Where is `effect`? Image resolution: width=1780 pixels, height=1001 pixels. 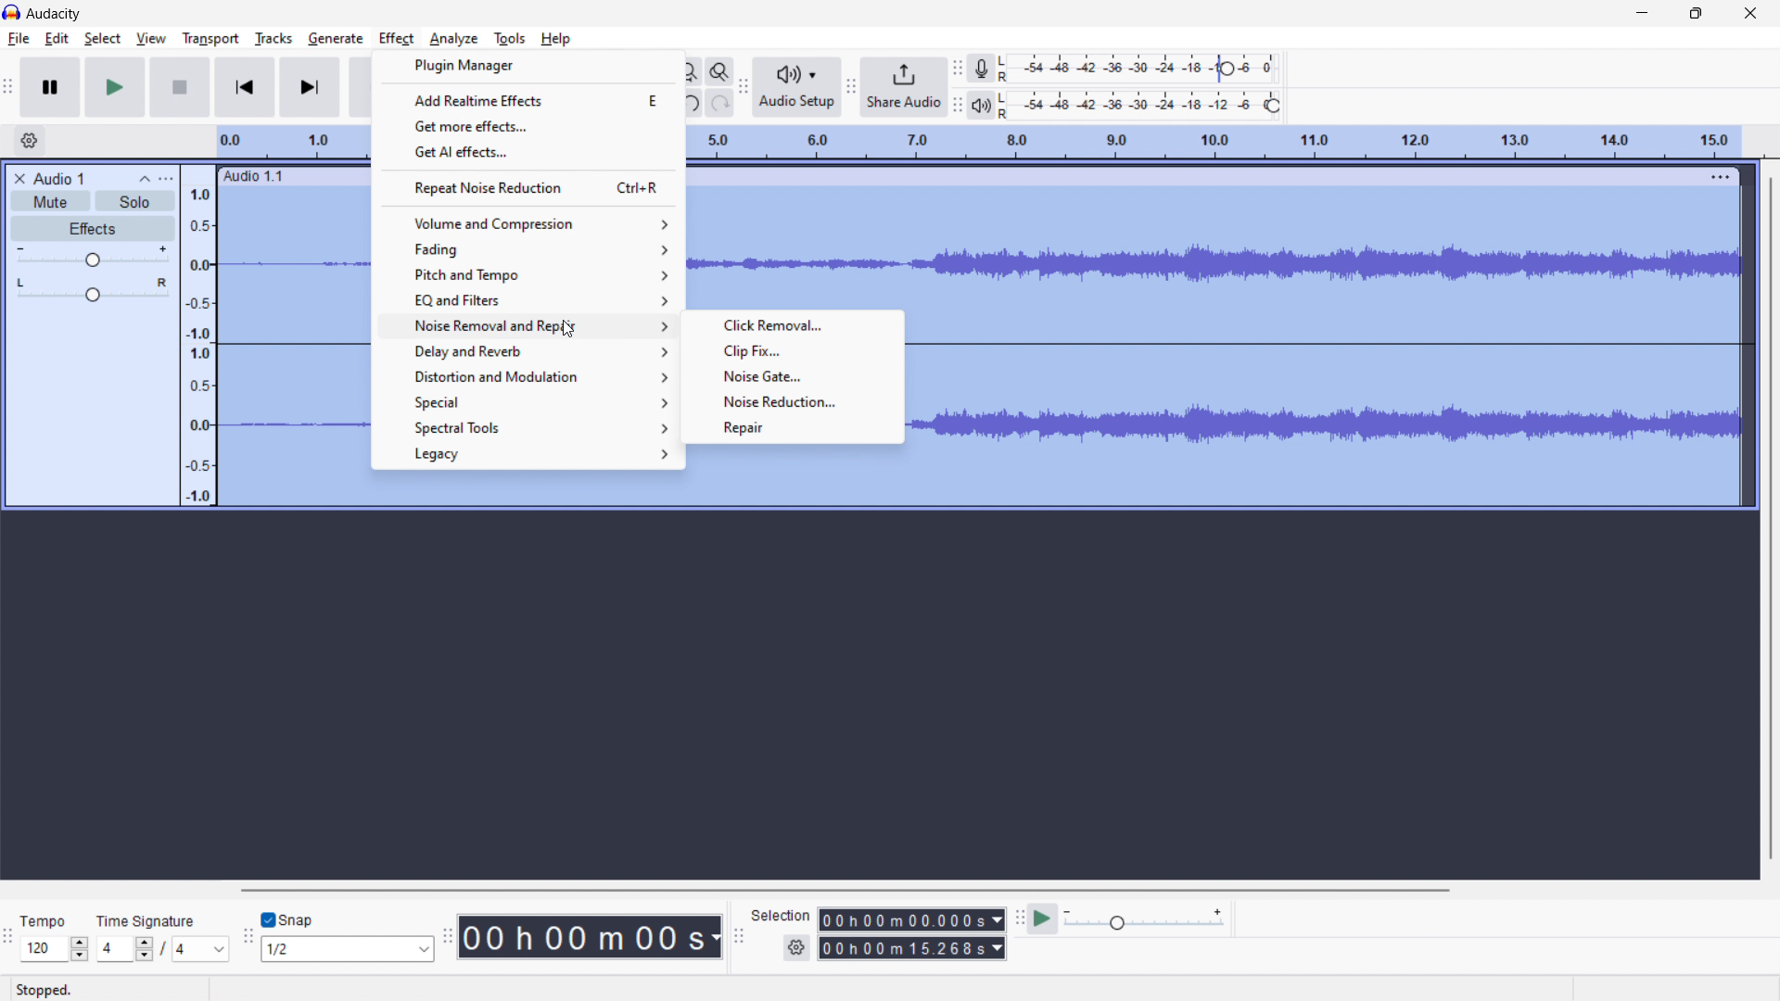
effect is located at coordinates (397, 39).